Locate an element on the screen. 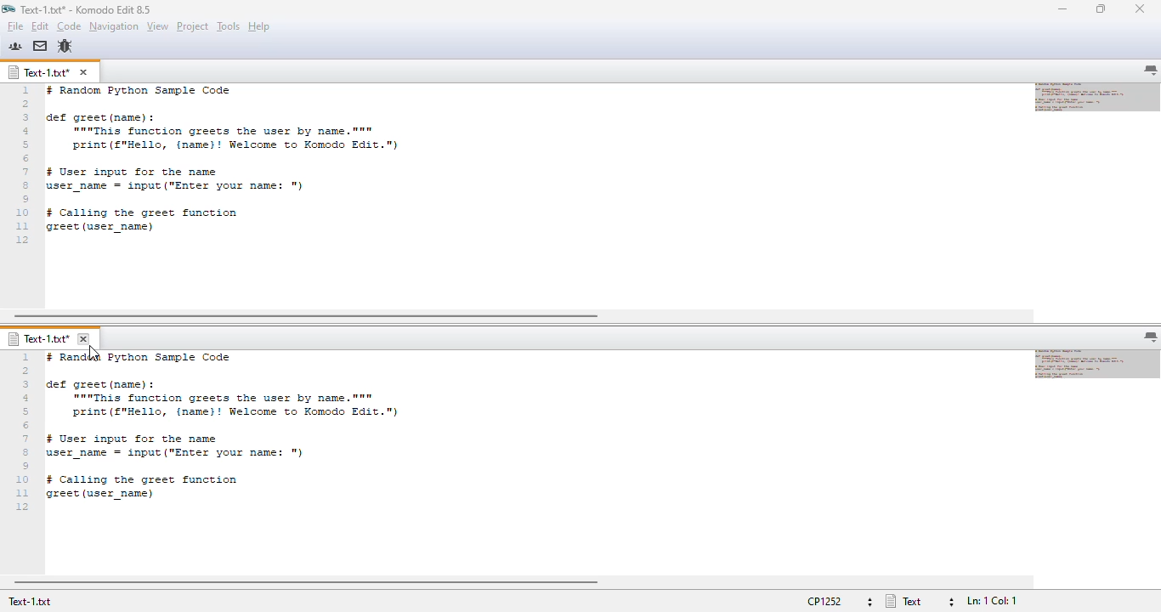  tools is located at coordinates (229, 26).